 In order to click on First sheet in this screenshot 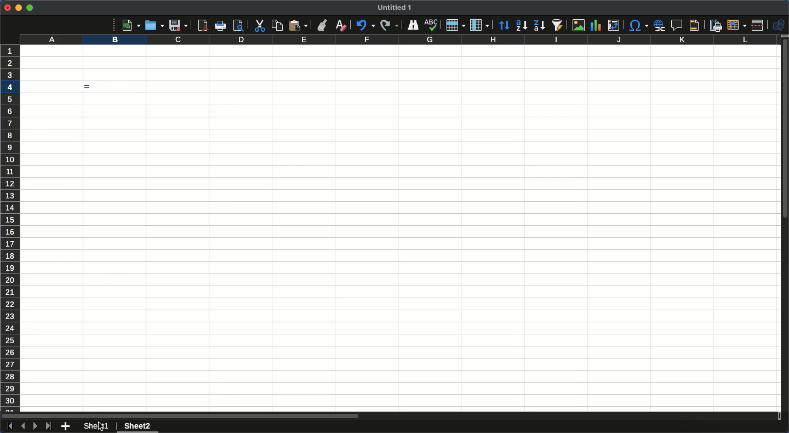, I will do `click(9, 426)`.